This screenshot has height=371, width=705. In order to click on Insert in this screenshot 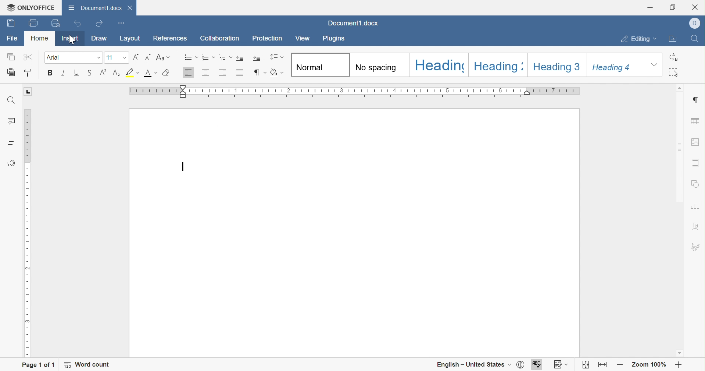, I will do `click(71, 39)`.